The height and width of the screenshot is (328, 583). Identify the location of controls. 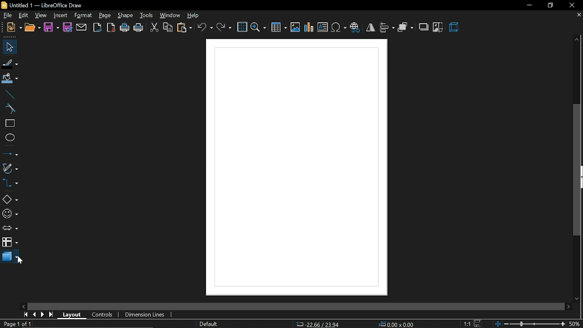
(103, 315).